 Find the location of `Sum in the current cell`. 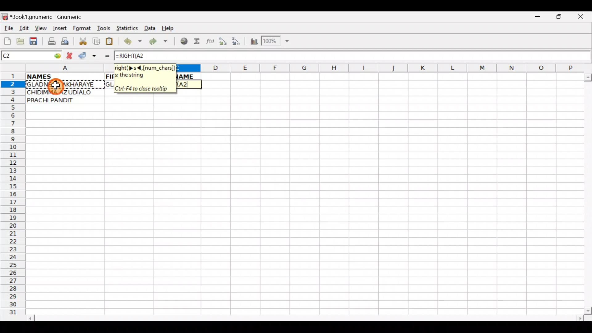

Sum in the current cell is located at coordinates (199, 42).